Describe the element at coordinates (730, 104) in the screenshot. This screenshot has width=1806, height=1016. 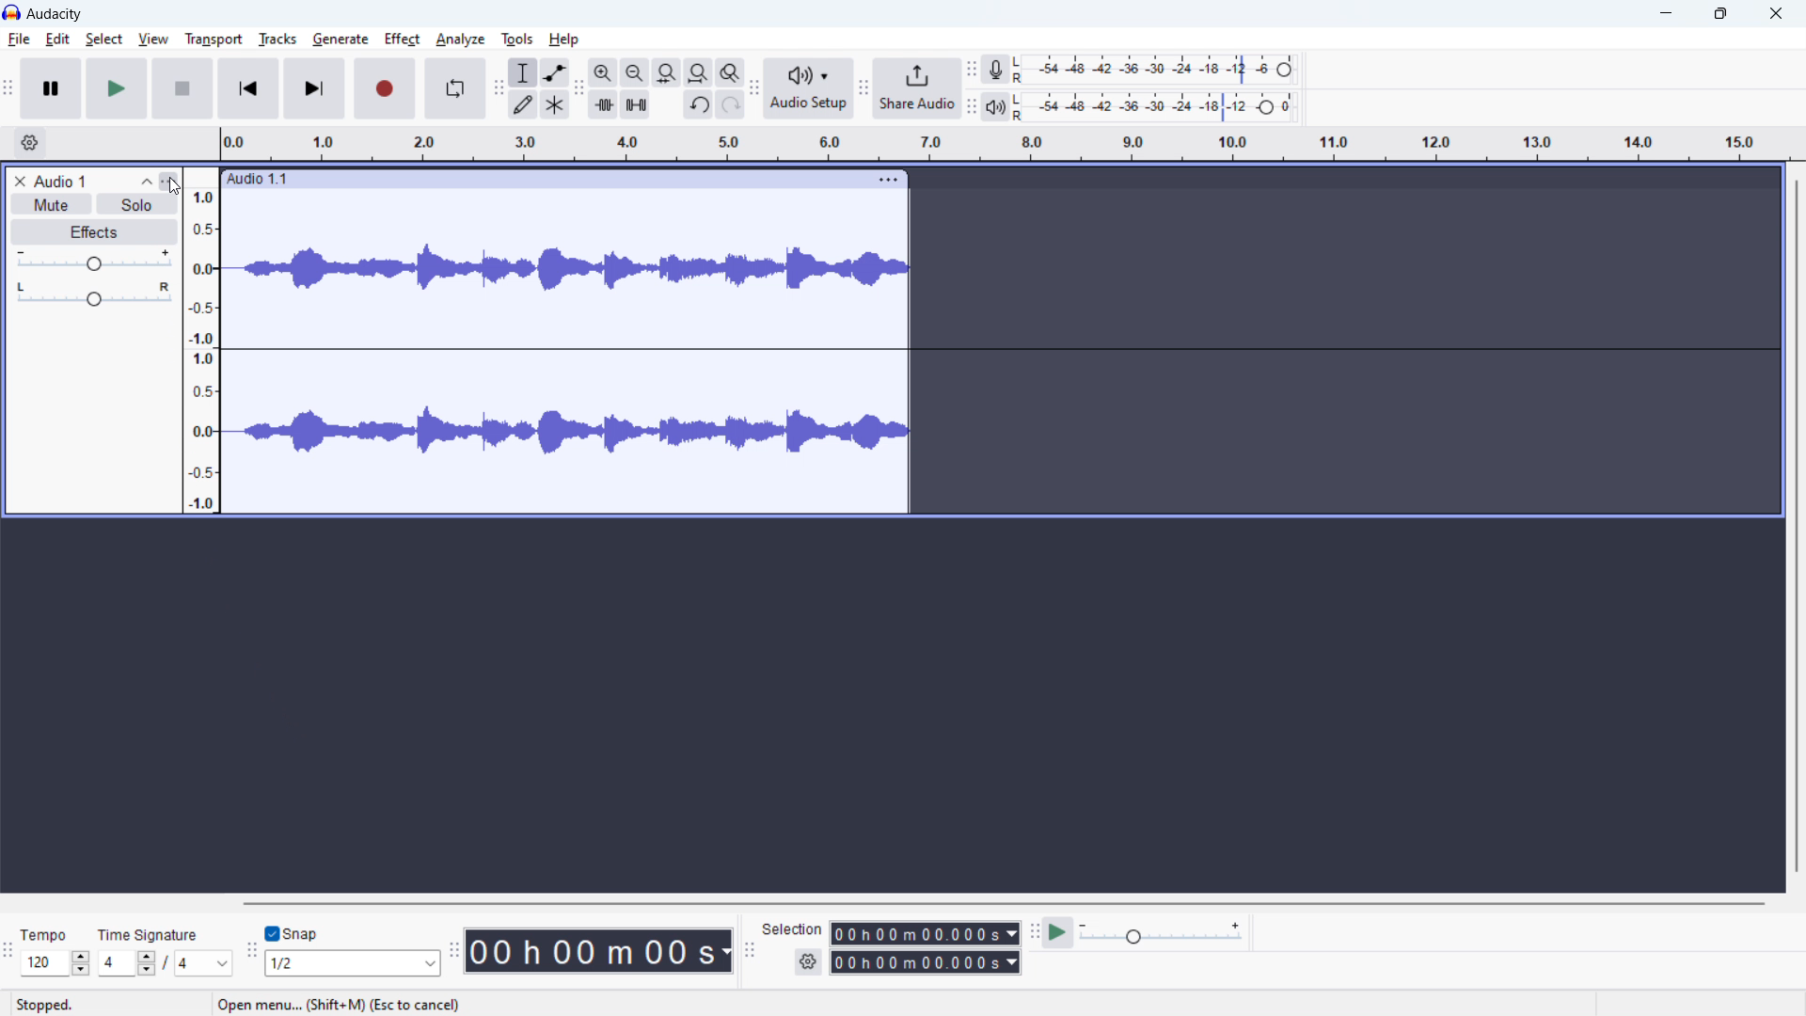
I see `redo` at that location.